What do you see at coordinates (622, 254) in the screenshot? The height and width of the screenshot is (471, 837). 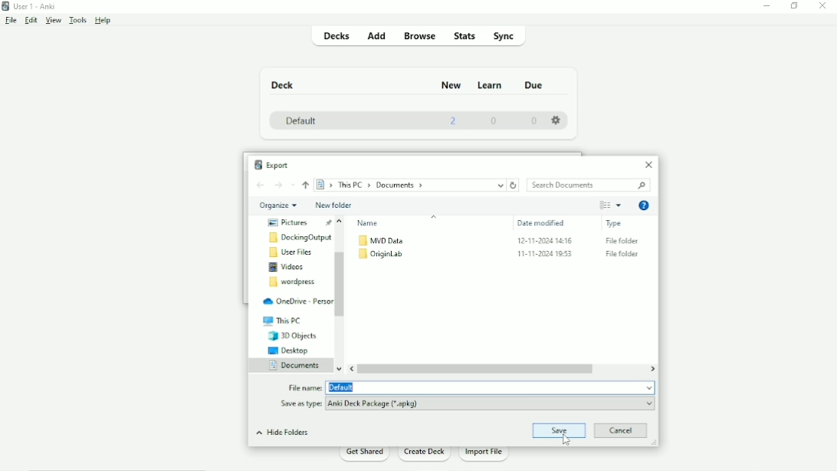 I see `File Folder` at bounding box center [622, 254].